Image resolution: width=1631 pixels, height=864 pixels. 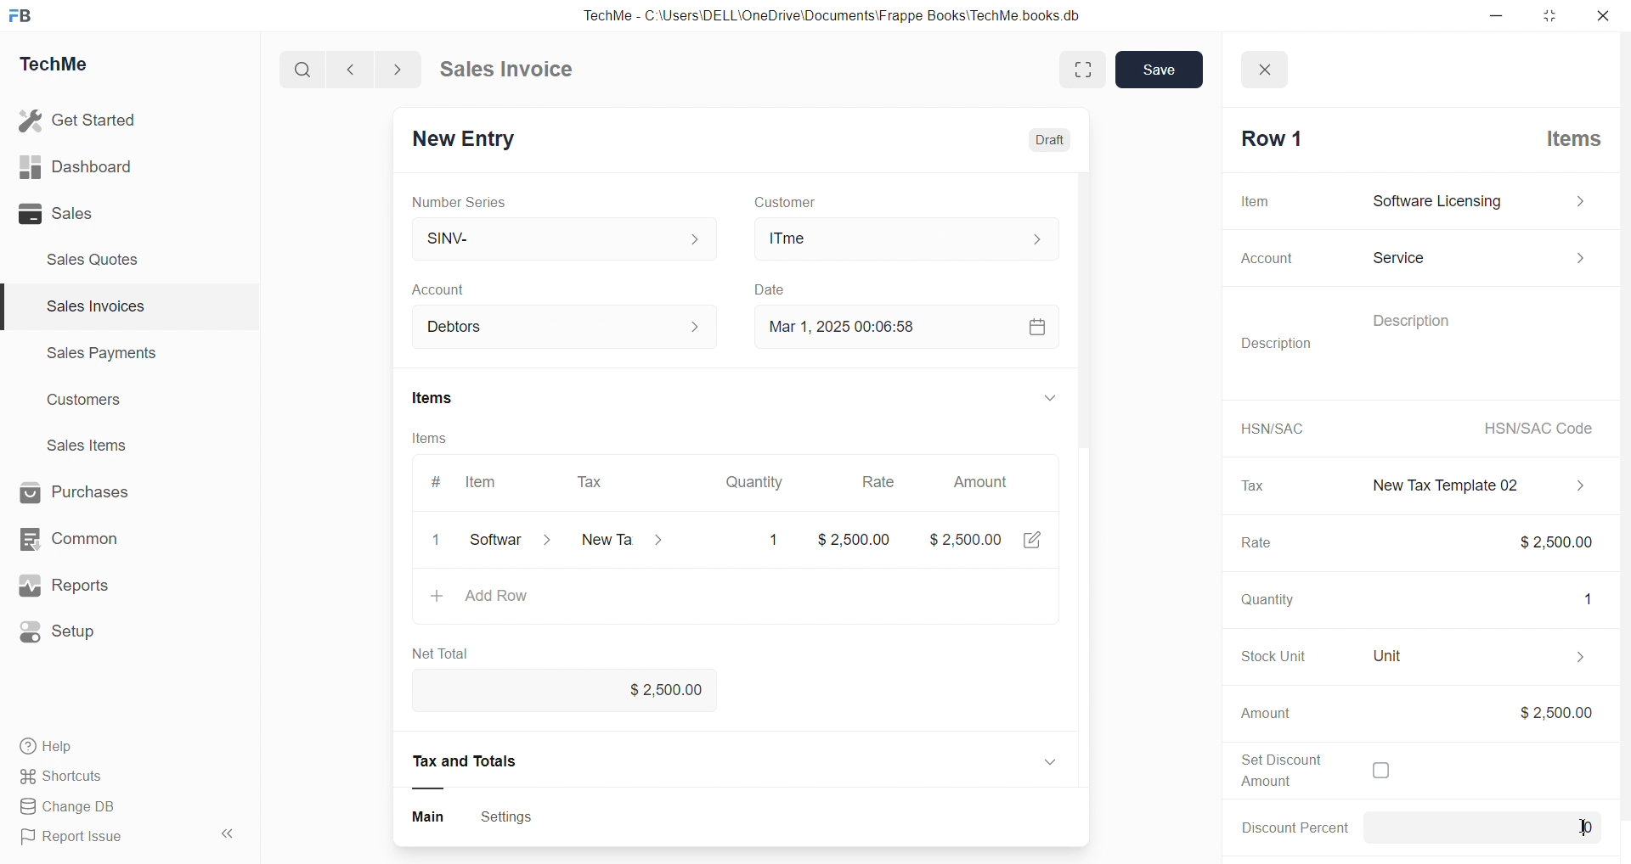 I want to click on Sales Quotes, so click(x=99, y=259).